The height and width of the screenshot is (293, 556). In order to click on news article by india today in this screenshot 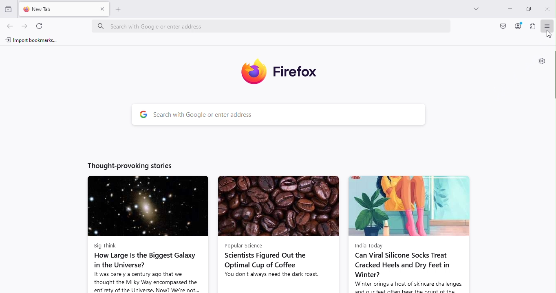, I will do `click(409, 234)`.